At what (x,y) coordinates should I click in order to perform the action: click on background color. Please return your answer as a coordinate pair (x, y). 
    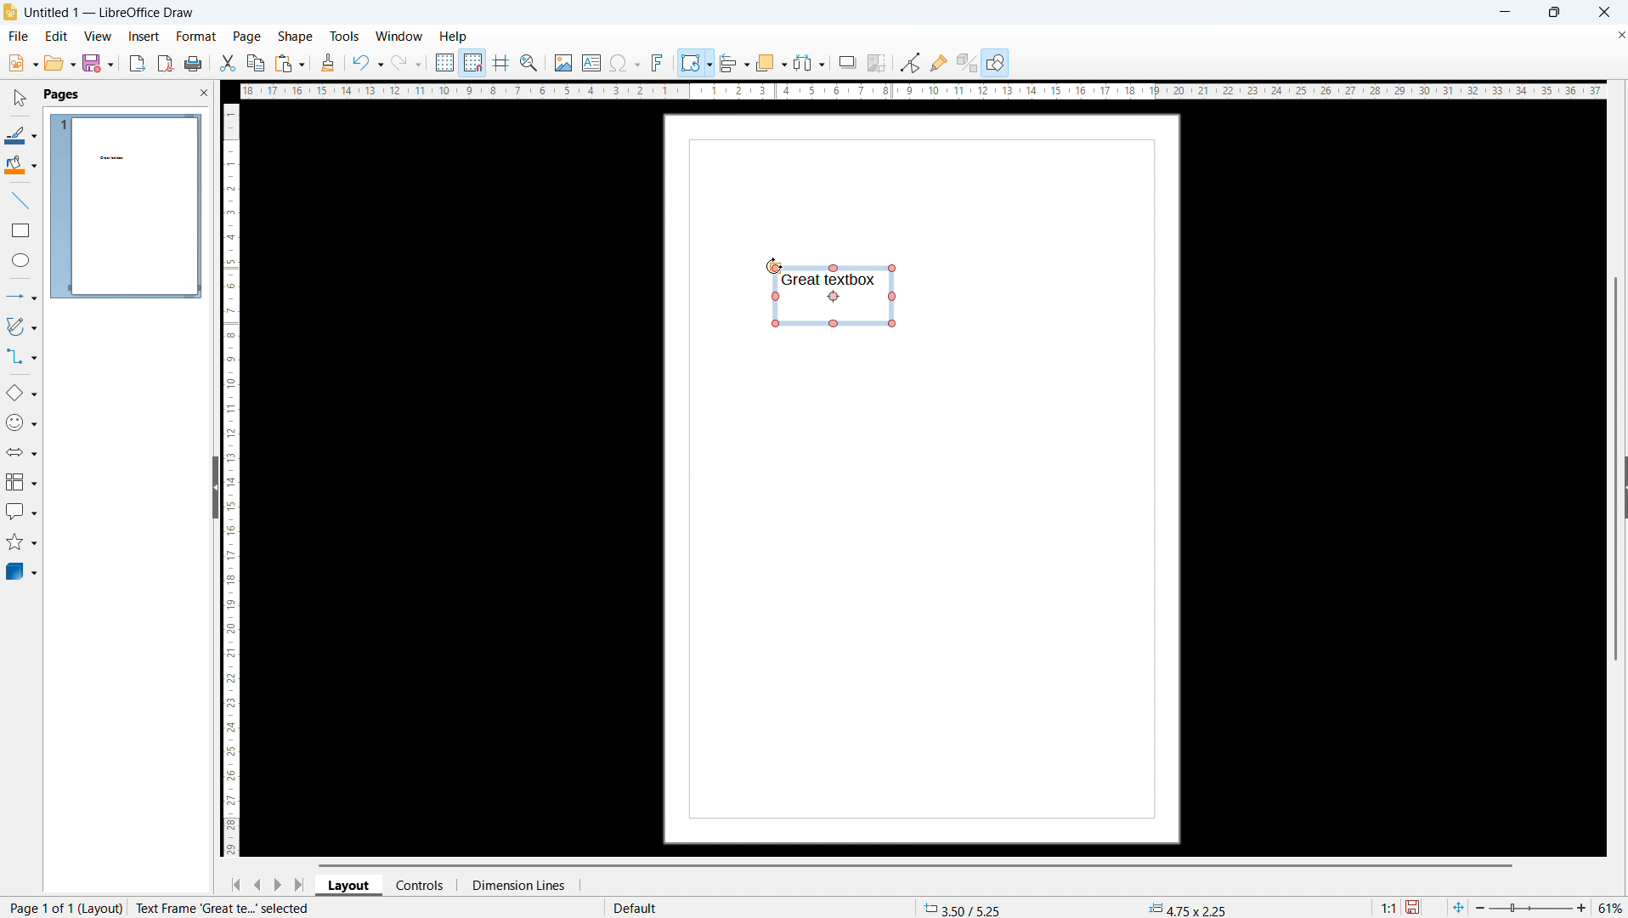
    Looking at the image, I should click on (20, 166).